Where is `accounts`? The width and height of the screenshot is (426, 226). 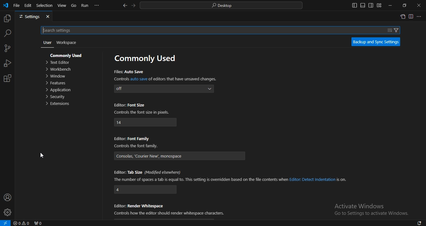 accounts is located at coordinates (7, 197).